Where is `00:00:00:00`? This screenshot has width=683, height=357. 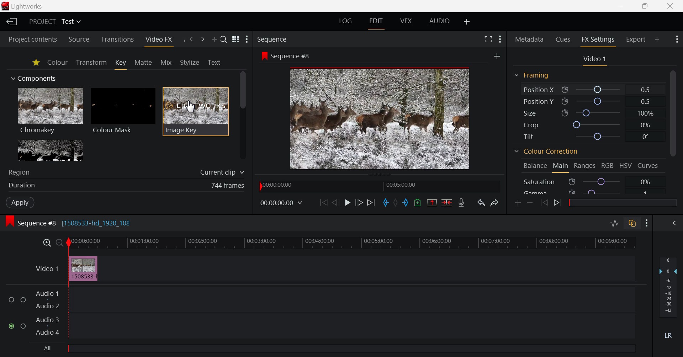
00:00:00:00 is located at coordinates (281, 202).